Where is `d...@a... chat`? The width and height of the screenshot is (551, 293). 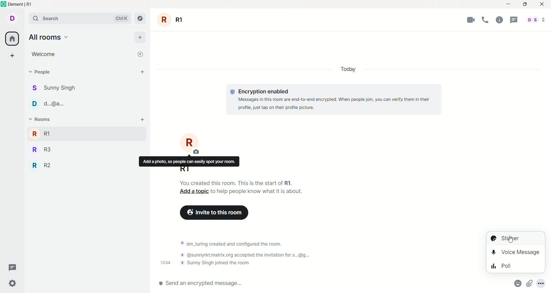
d...@a... chat is located at coordinates (48, 104).